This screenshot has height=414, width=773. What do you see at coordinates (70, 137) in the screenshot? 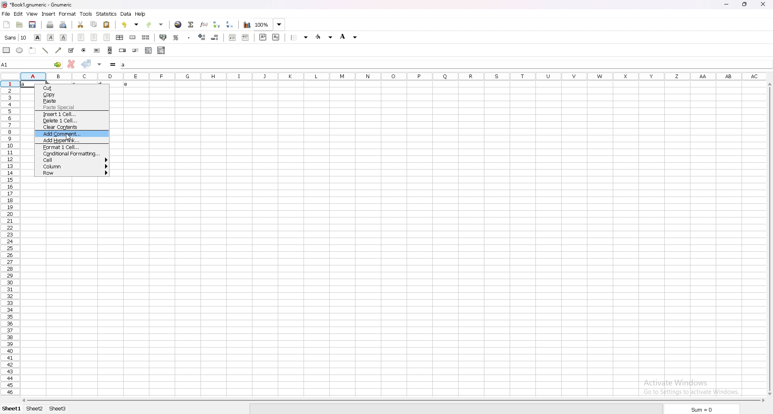
I see `cursor` at bounding box center [70, 137].